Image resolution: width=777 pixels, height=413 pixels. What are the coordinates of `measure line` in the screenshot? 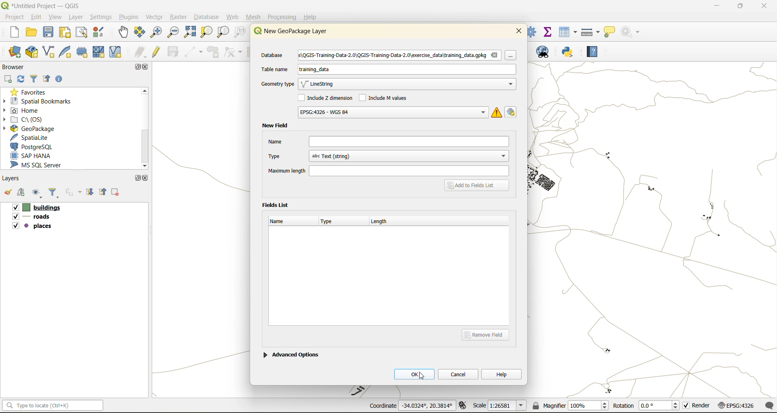 It's located at (591, 32).